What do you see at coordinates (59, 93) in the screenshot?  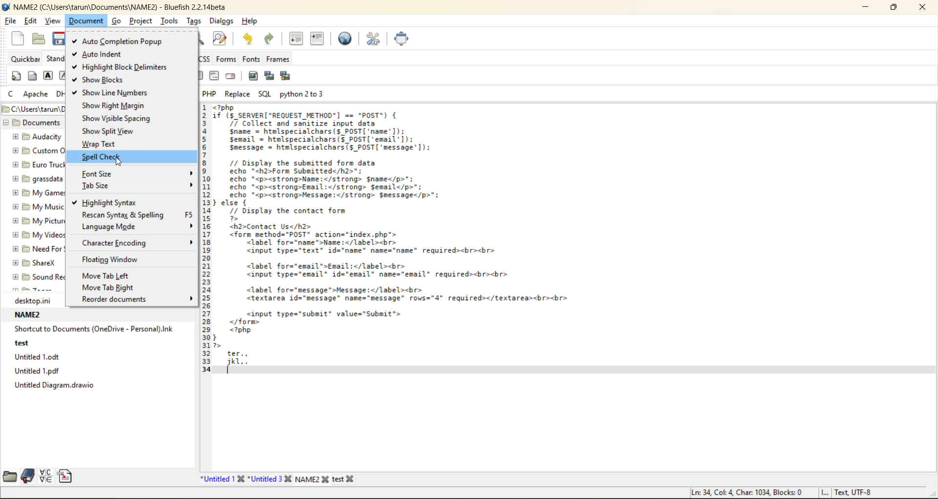 I see `dhtml` at bounding box center [59, 93].